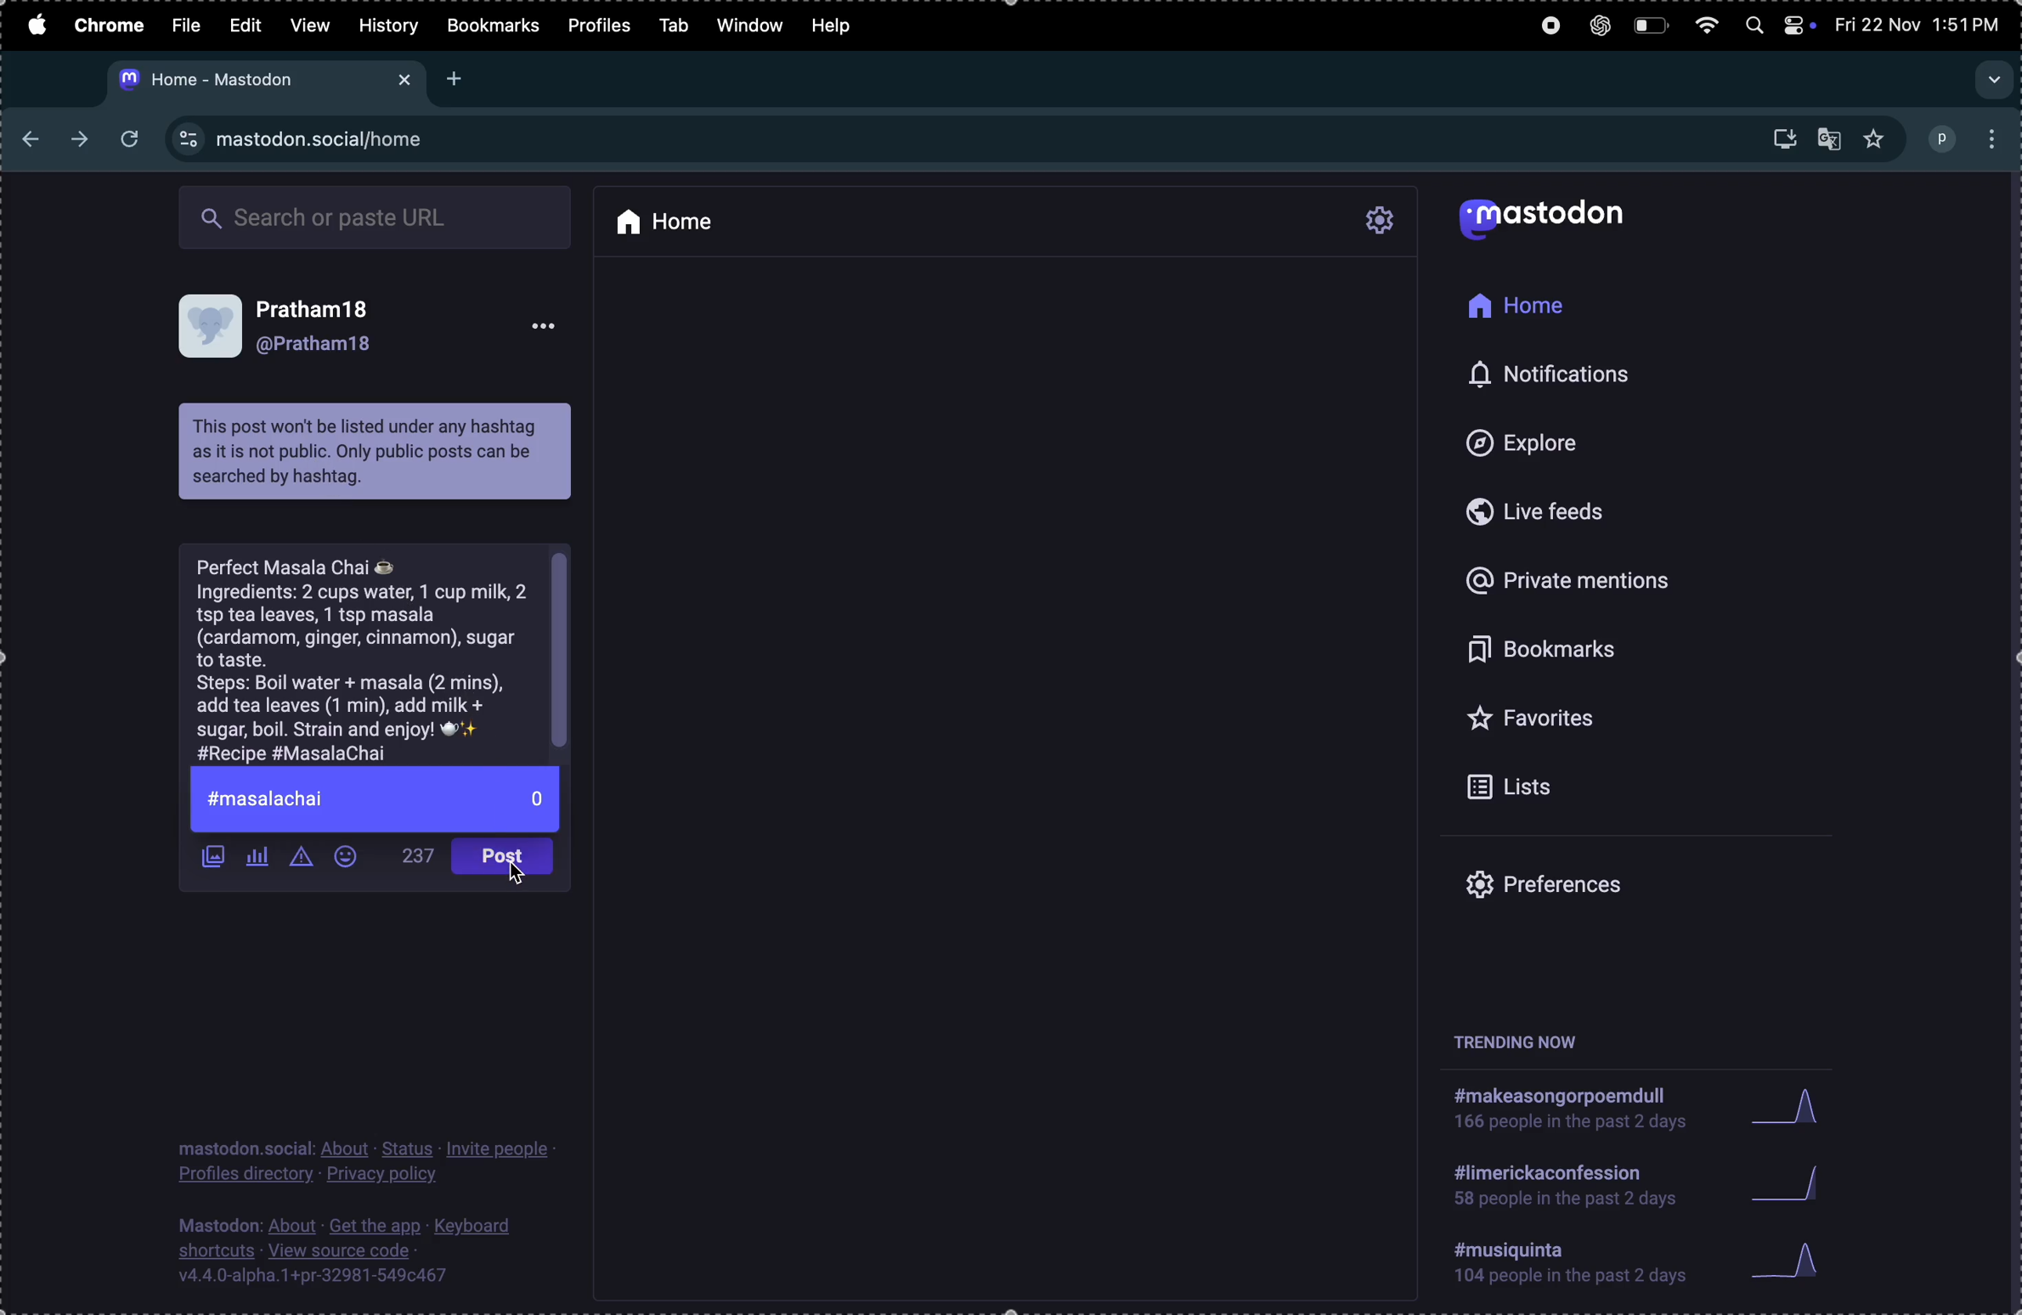 The image size is (2022, 1315). What do you see at coordinates (500, 858) in the screenshot?
I see `post` at bounding box center [500, 858].